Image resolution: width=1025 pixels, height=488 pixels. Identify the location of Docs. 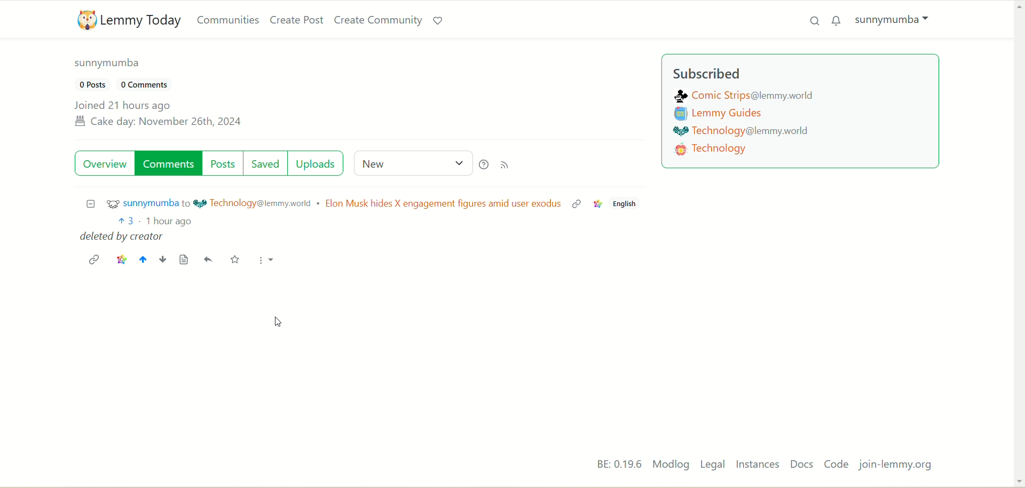
(804, 465).